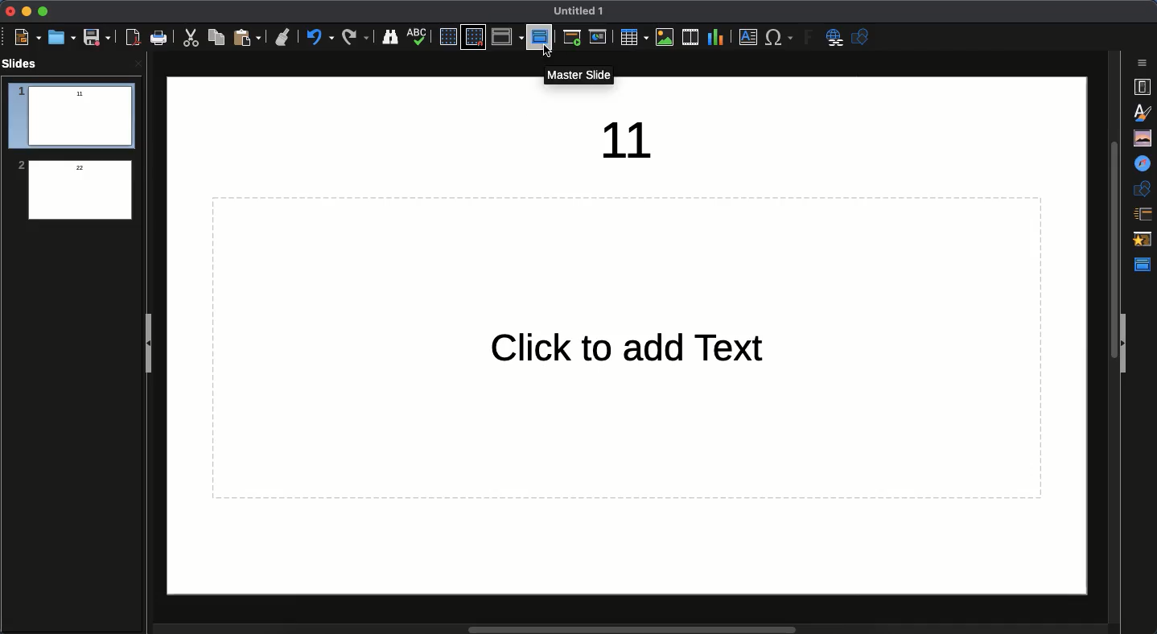  I want to click on Text, so click(632, 351).